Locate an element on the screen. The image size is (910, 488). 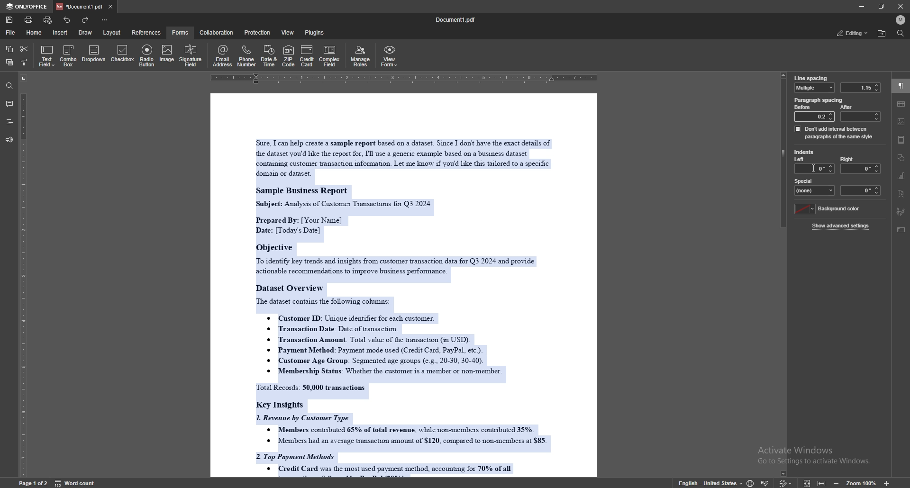
word count is located at coordinates (74, 482).